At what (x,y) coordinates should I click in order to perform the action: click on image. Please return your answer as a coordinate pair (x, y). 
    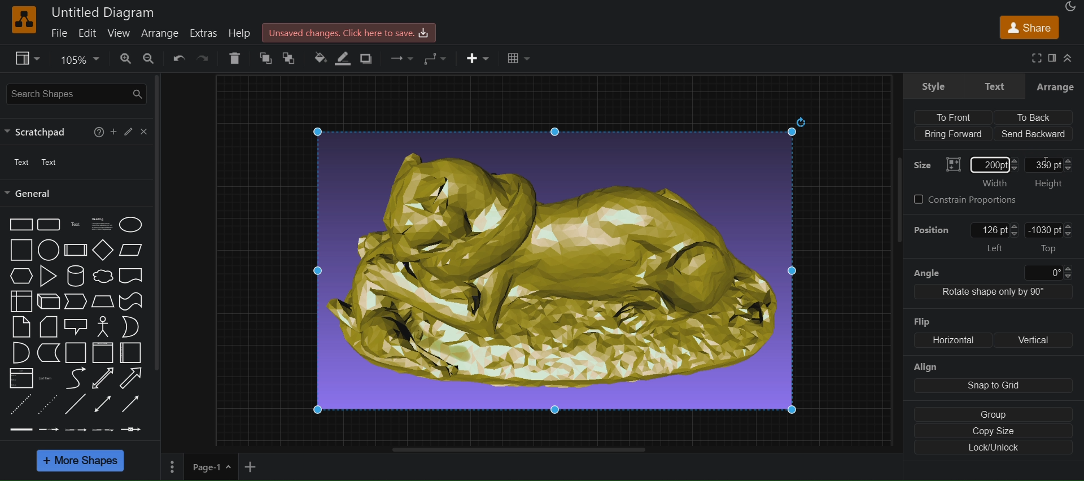
    Looking at the image, I should click on (560, 267).